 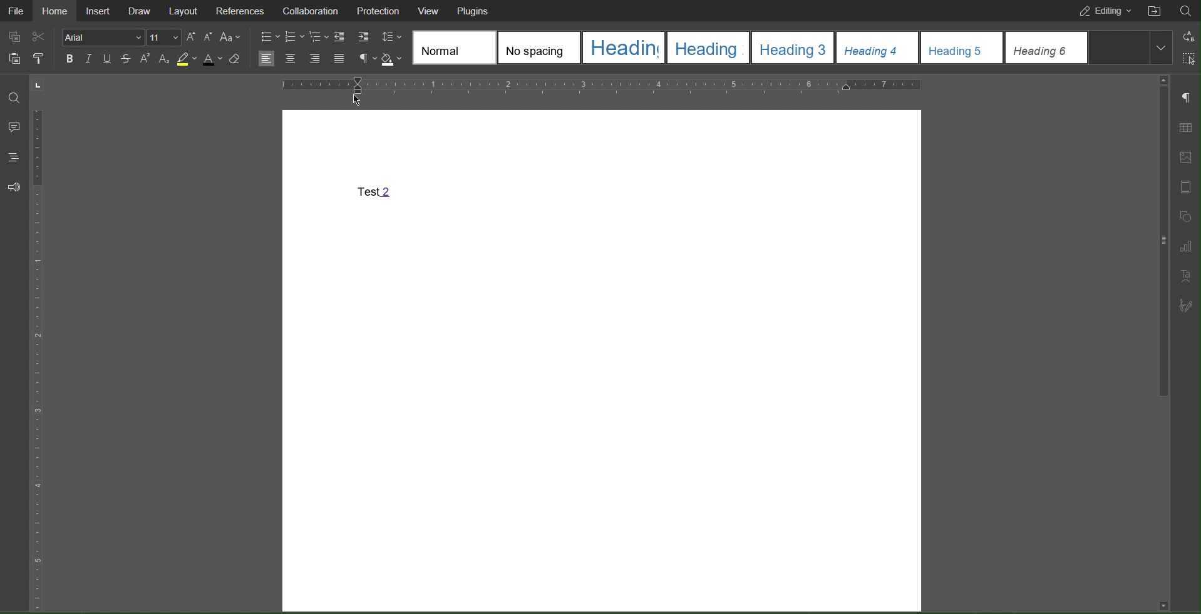 What do you see at coordinates (379, 11) in the screenshot?
I see `Protection` at bounding box center [379, 11].